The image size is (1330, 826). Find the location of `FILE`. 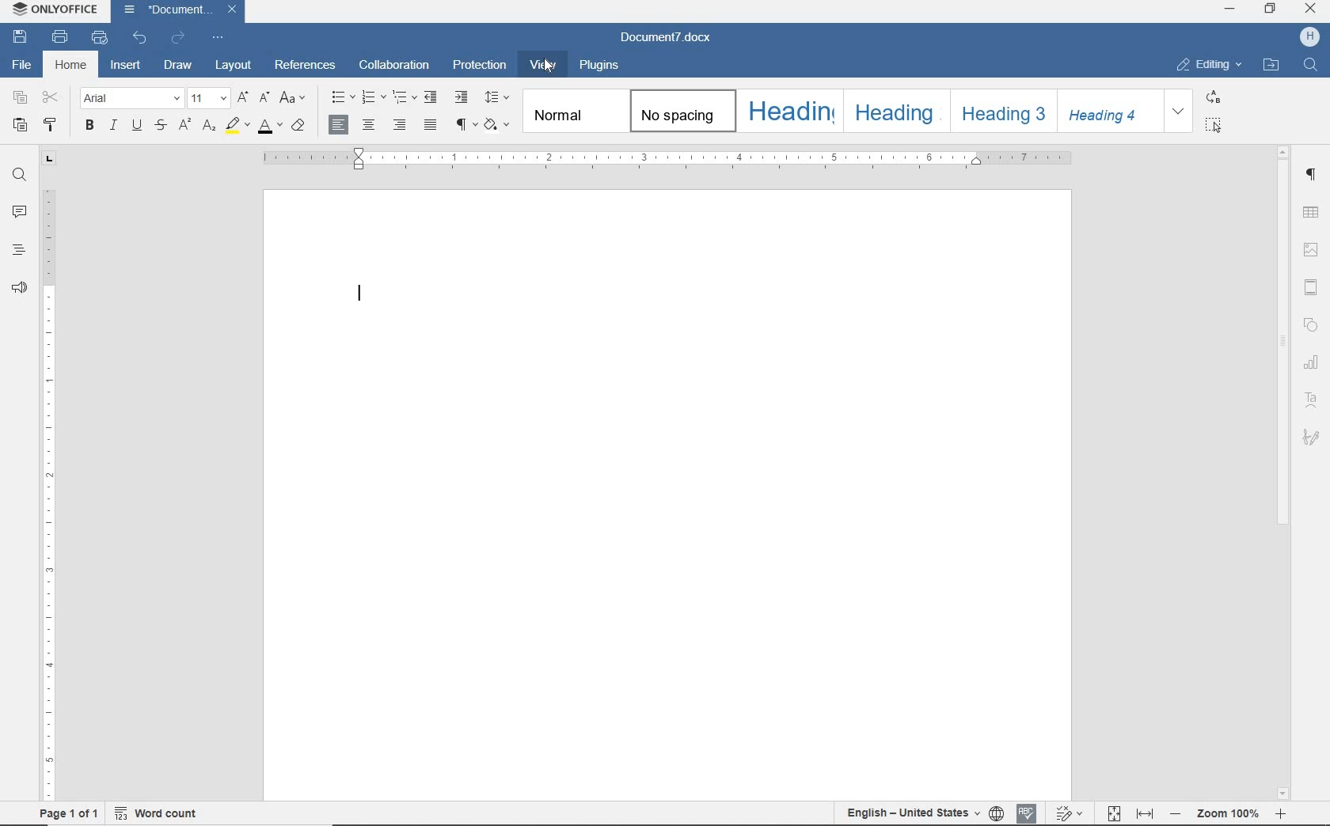

FILE is located at coordinates (21, 67).